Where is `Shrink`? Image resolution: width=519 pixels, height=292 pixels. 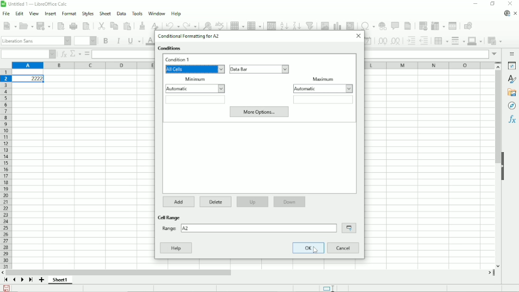 Shrink is located at coordinates (349, 228).